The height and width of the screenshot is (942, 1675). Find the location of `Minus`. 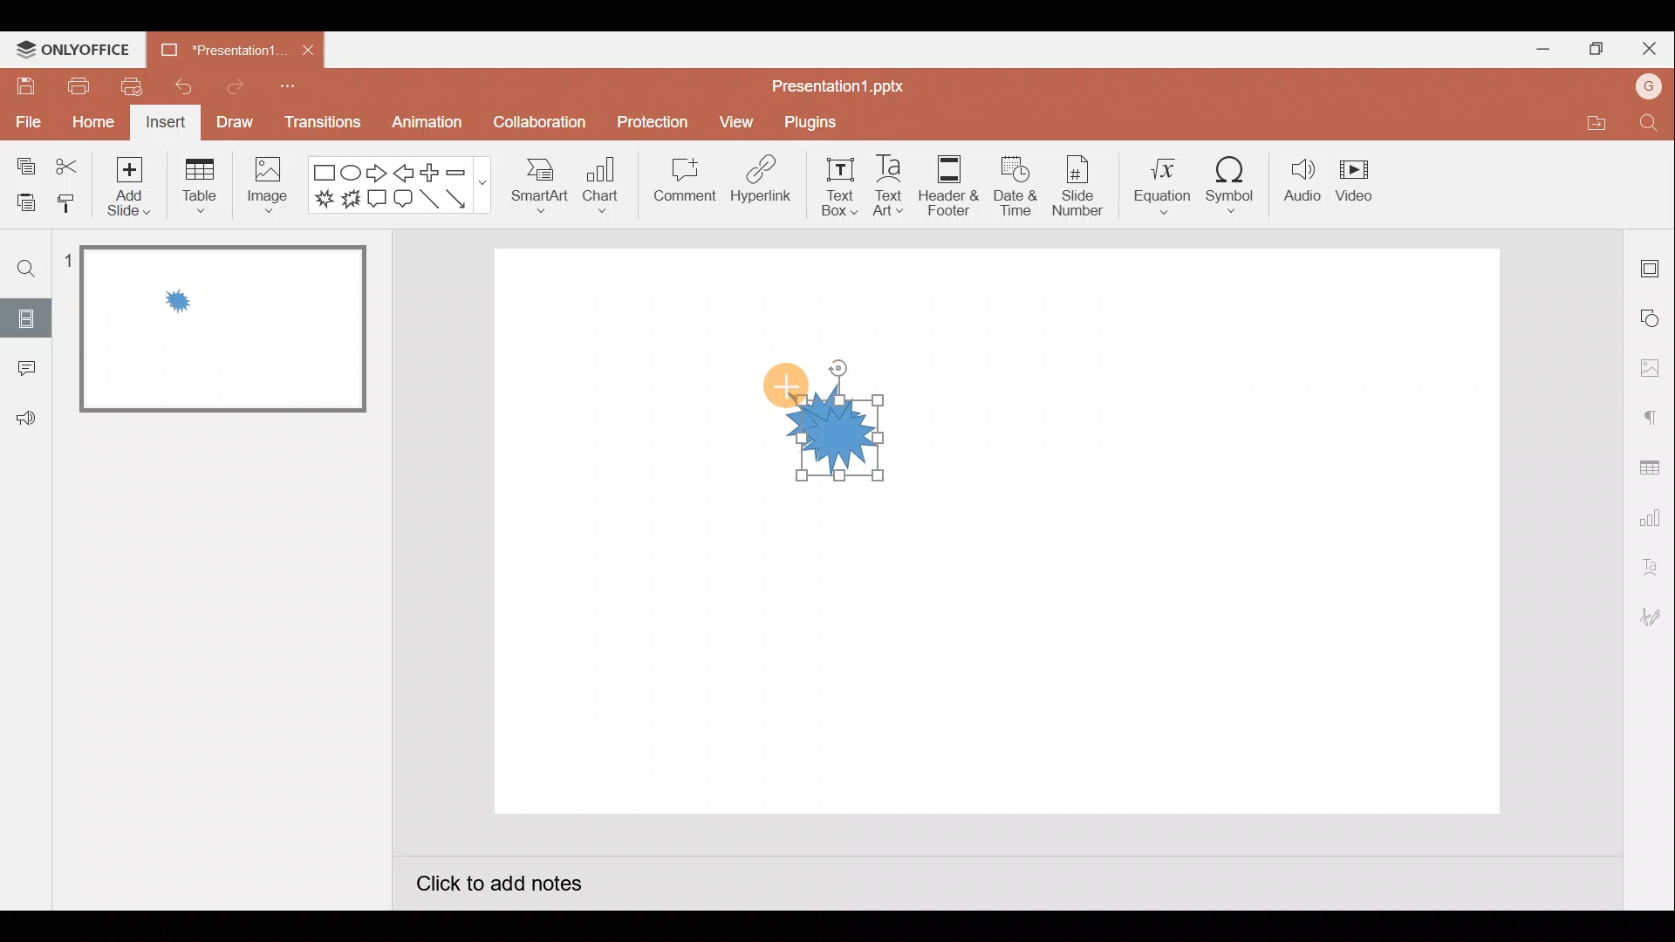

Minus is located at coordinates (460, 170).